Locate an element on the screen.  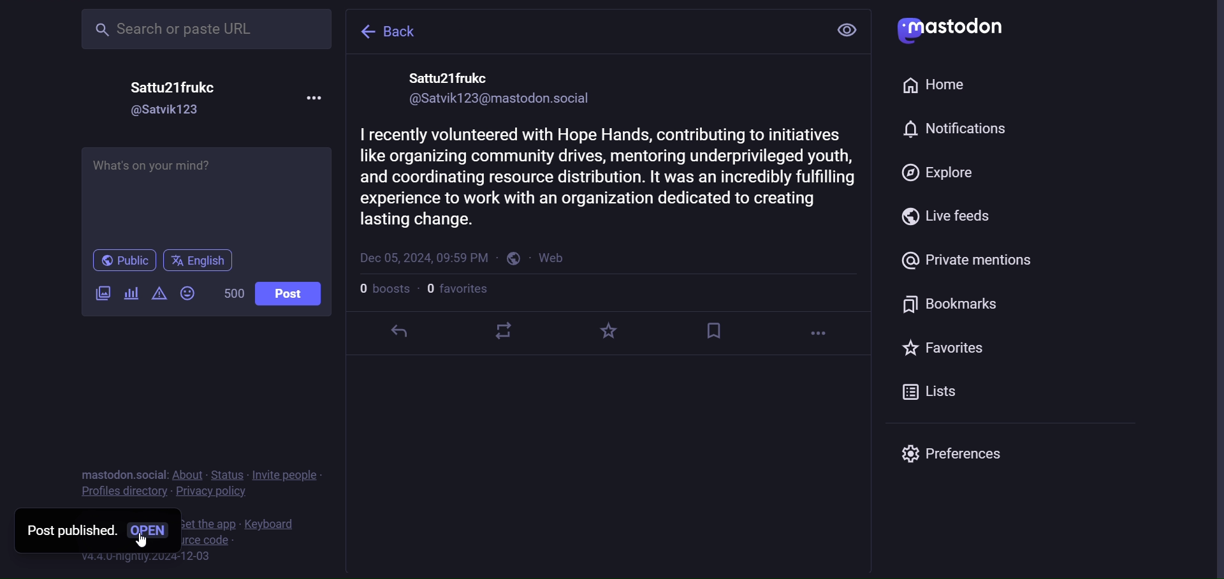
back is located at coordinates (387, 32).